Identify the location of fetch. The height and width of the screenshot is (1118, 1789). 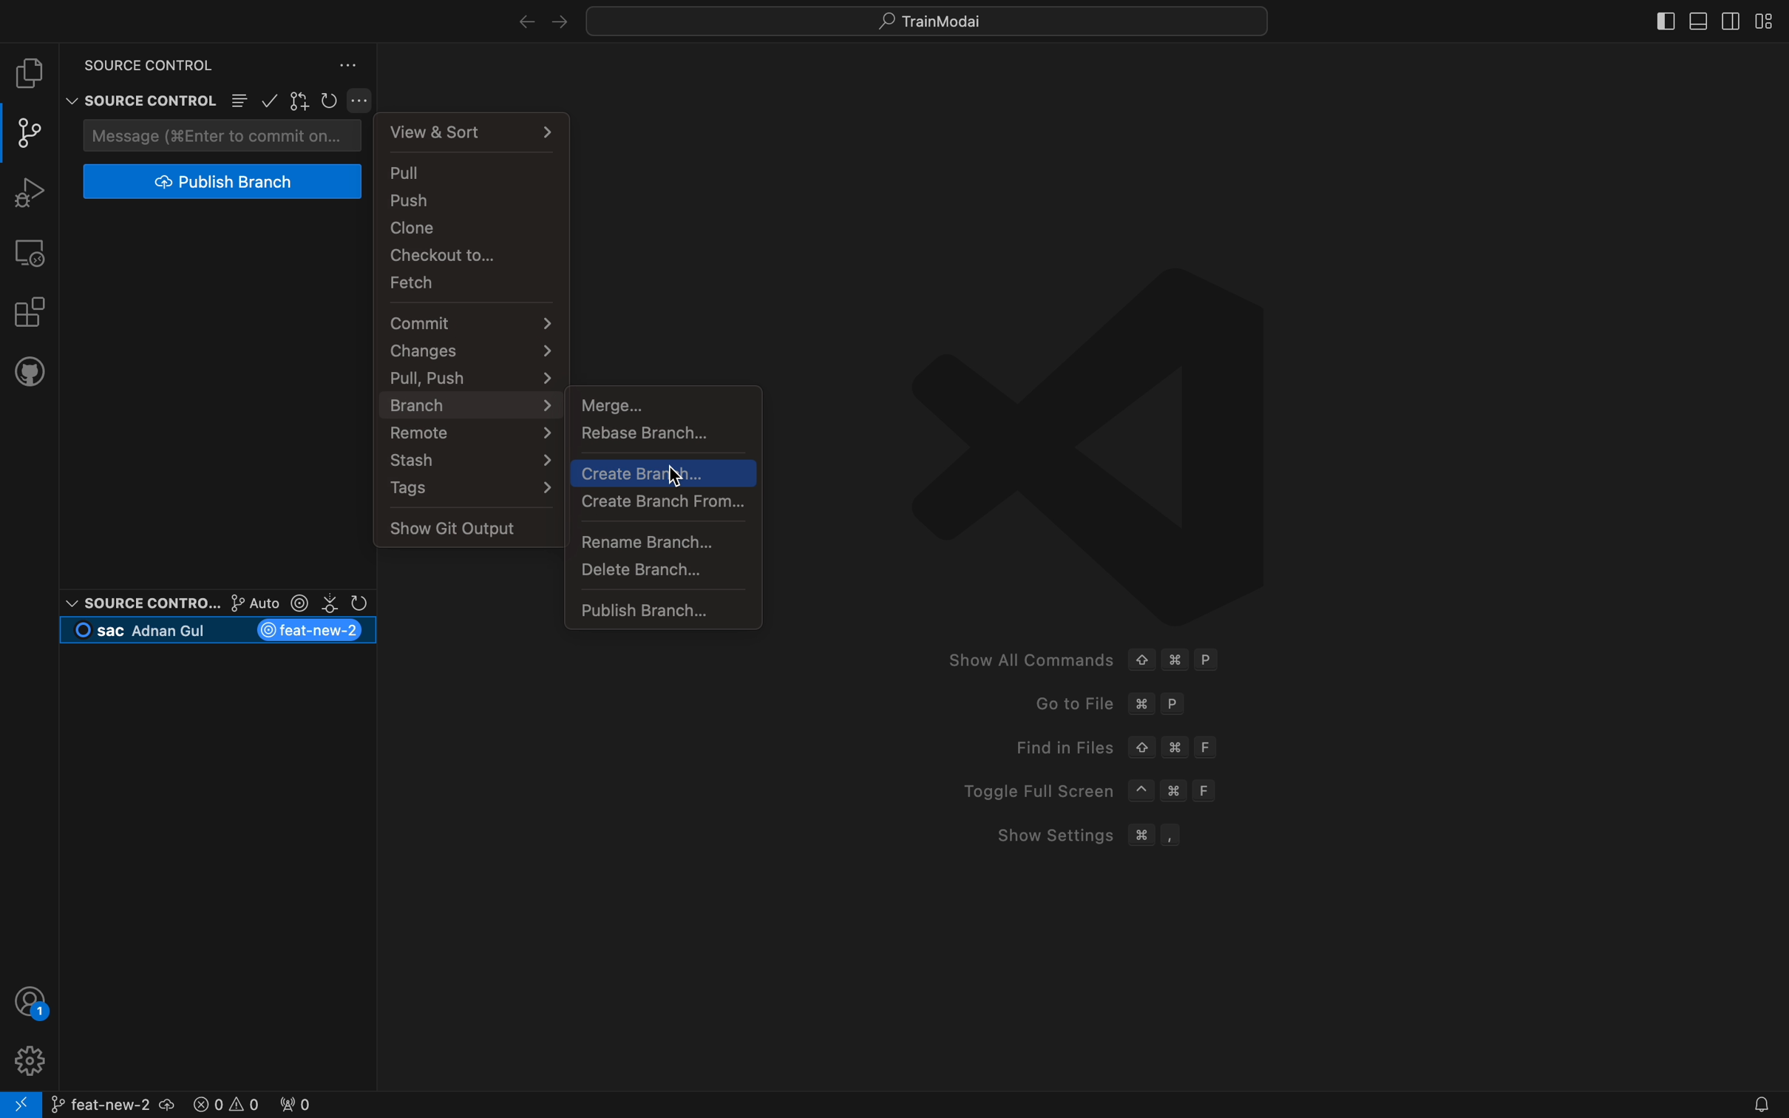
(470, 283).